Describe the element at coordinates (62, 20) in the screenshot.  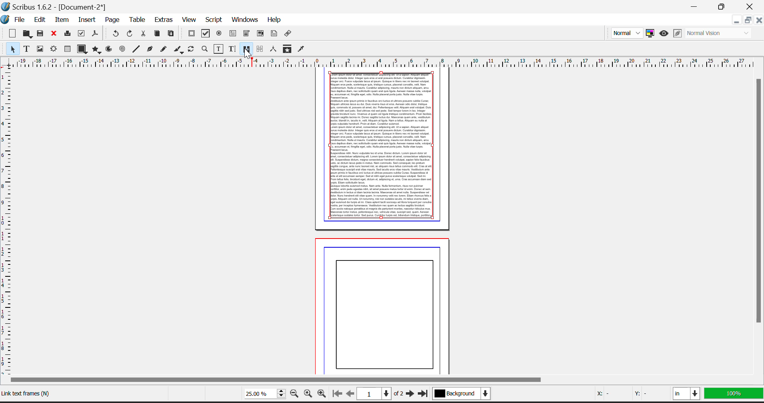
I see `Item` at that location.